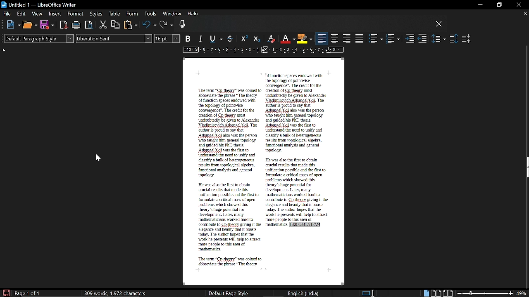 The image size is (529, 297). Describe the element at coordinates (167, 25) in the screenshot. I see `Redo` at that location.